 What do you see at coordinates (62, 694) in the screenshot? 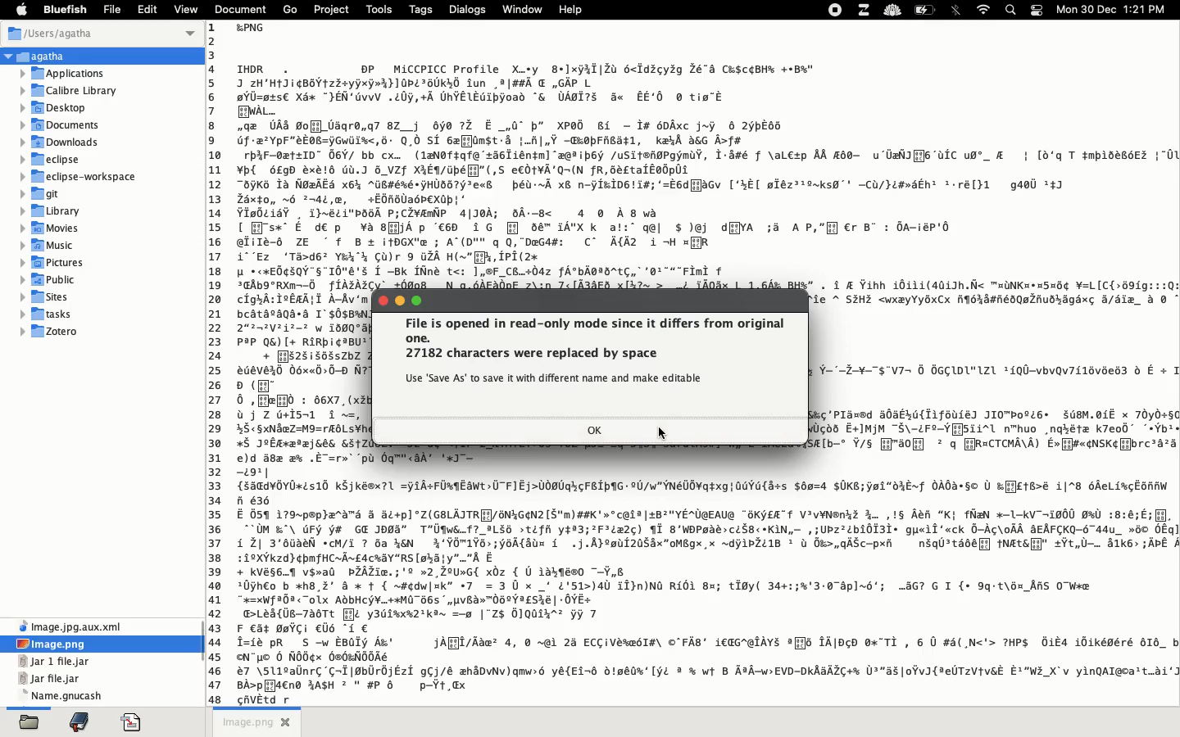
I see `file name and extension` at bounding box center [62, 694].